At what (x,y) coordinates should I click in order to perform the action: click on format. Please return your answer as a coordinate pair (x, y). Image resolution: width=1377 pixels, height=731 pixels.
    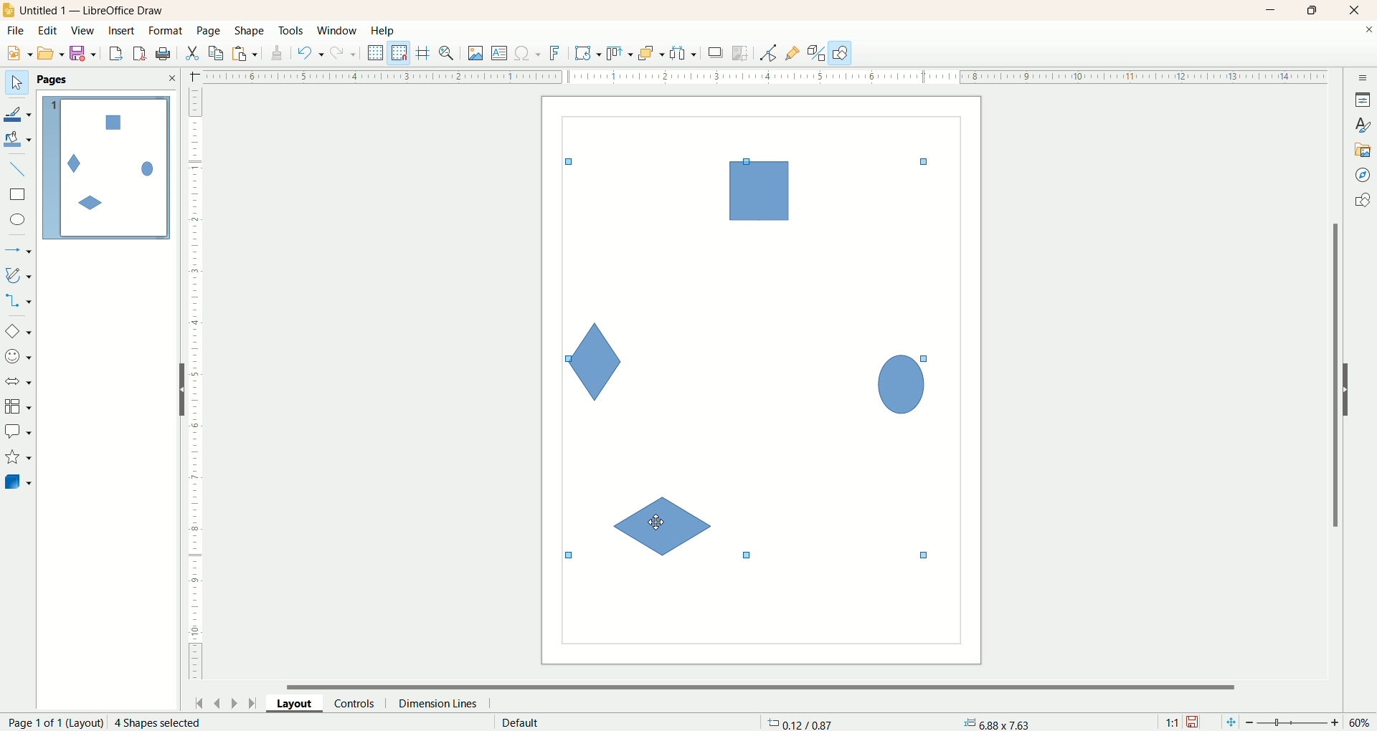
    Looking at the image, I should click on (167, 32).